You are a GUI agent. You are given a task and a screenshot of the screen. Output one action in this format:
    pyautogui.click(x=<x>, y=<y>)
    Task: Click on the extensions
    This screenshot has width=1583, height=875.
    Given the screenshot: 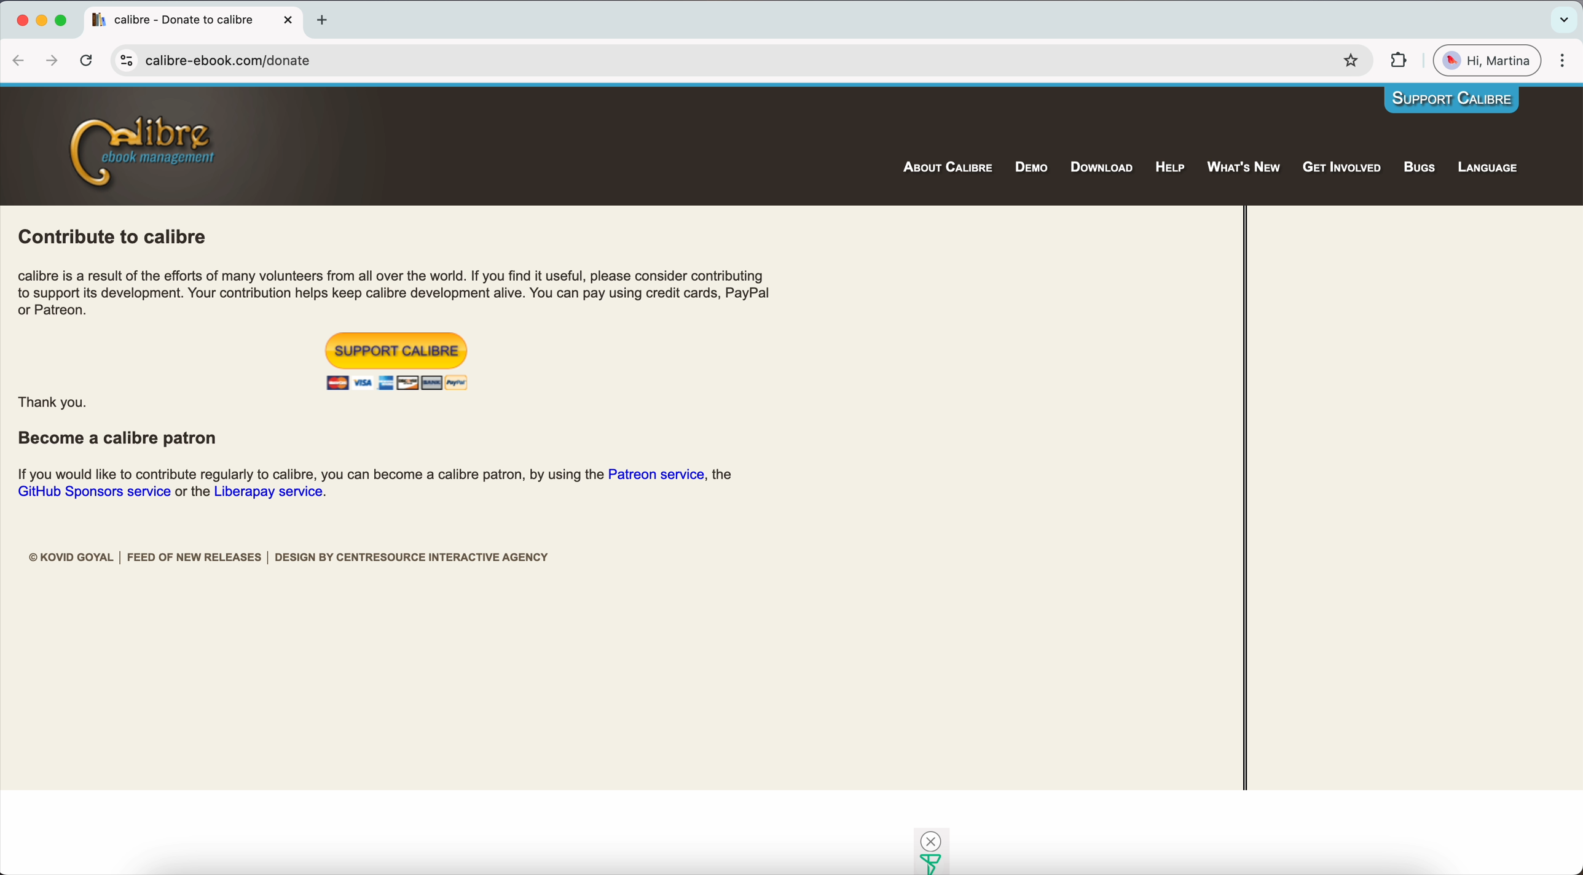 What is the action you would take?
    pyautogui.click(x=1398, y=60)
    